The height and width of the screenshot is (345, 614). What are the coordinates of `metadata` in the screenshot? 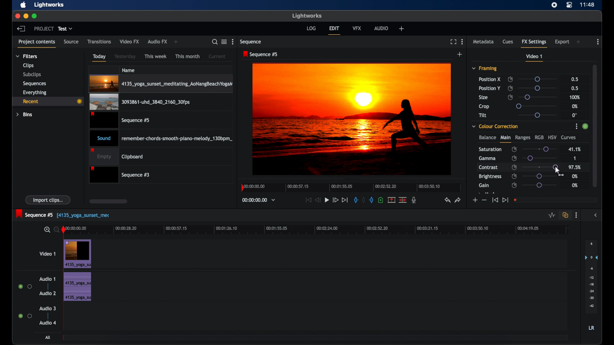 It's located at (484, 42).